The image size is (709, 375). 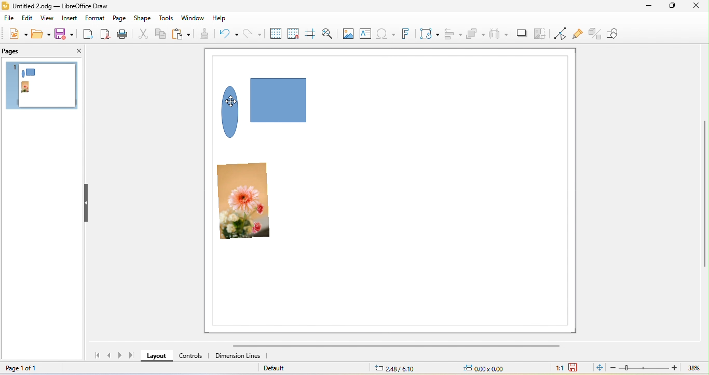 I want to click on horizontal scroll bar, so click(x=397, y=347).